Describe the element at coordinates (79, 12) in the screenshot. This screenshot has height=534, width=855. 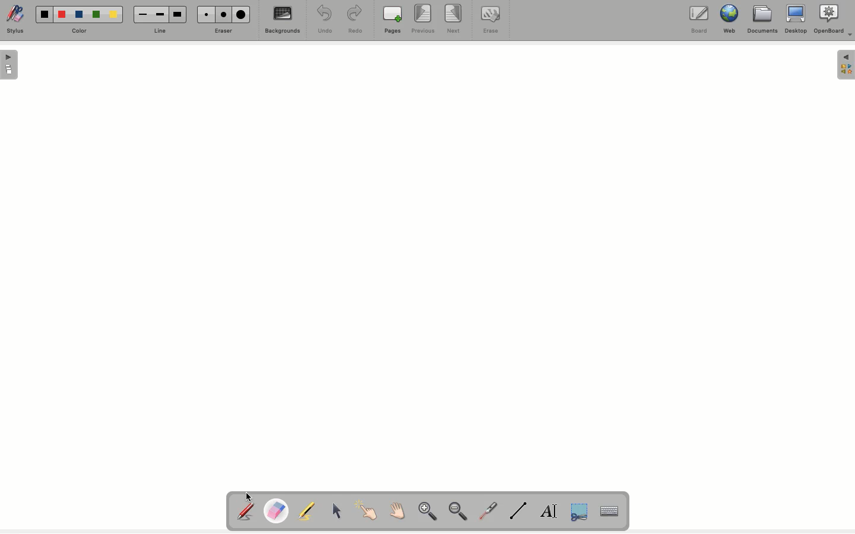
I see `Blue` at that location.